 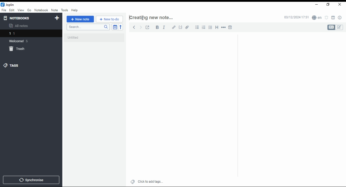 I want to click on toggle editor layout, so click(x=333, y=18).